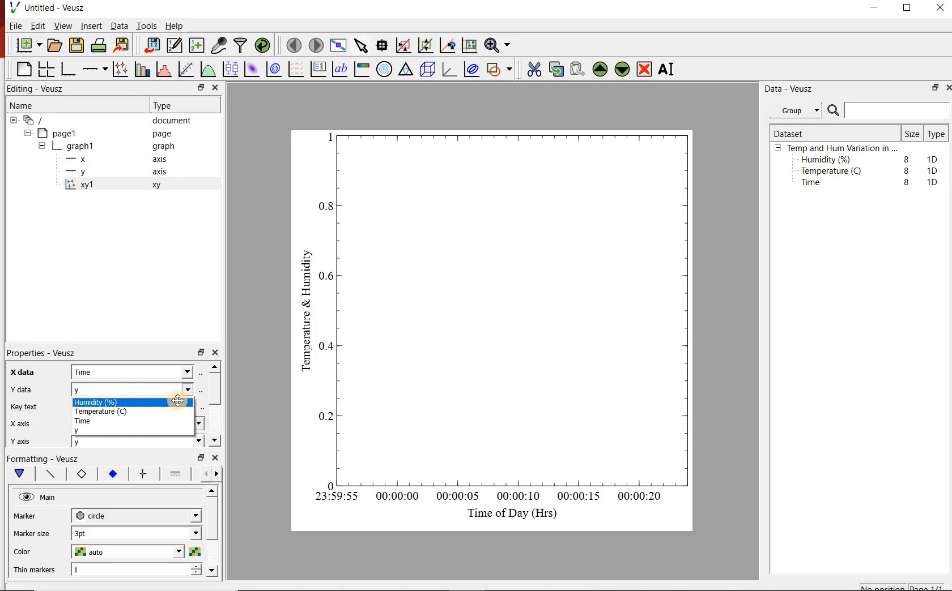  Describe the element at coordinates (36, 571) in the screenshot. I see `Thin Markers` at that location.